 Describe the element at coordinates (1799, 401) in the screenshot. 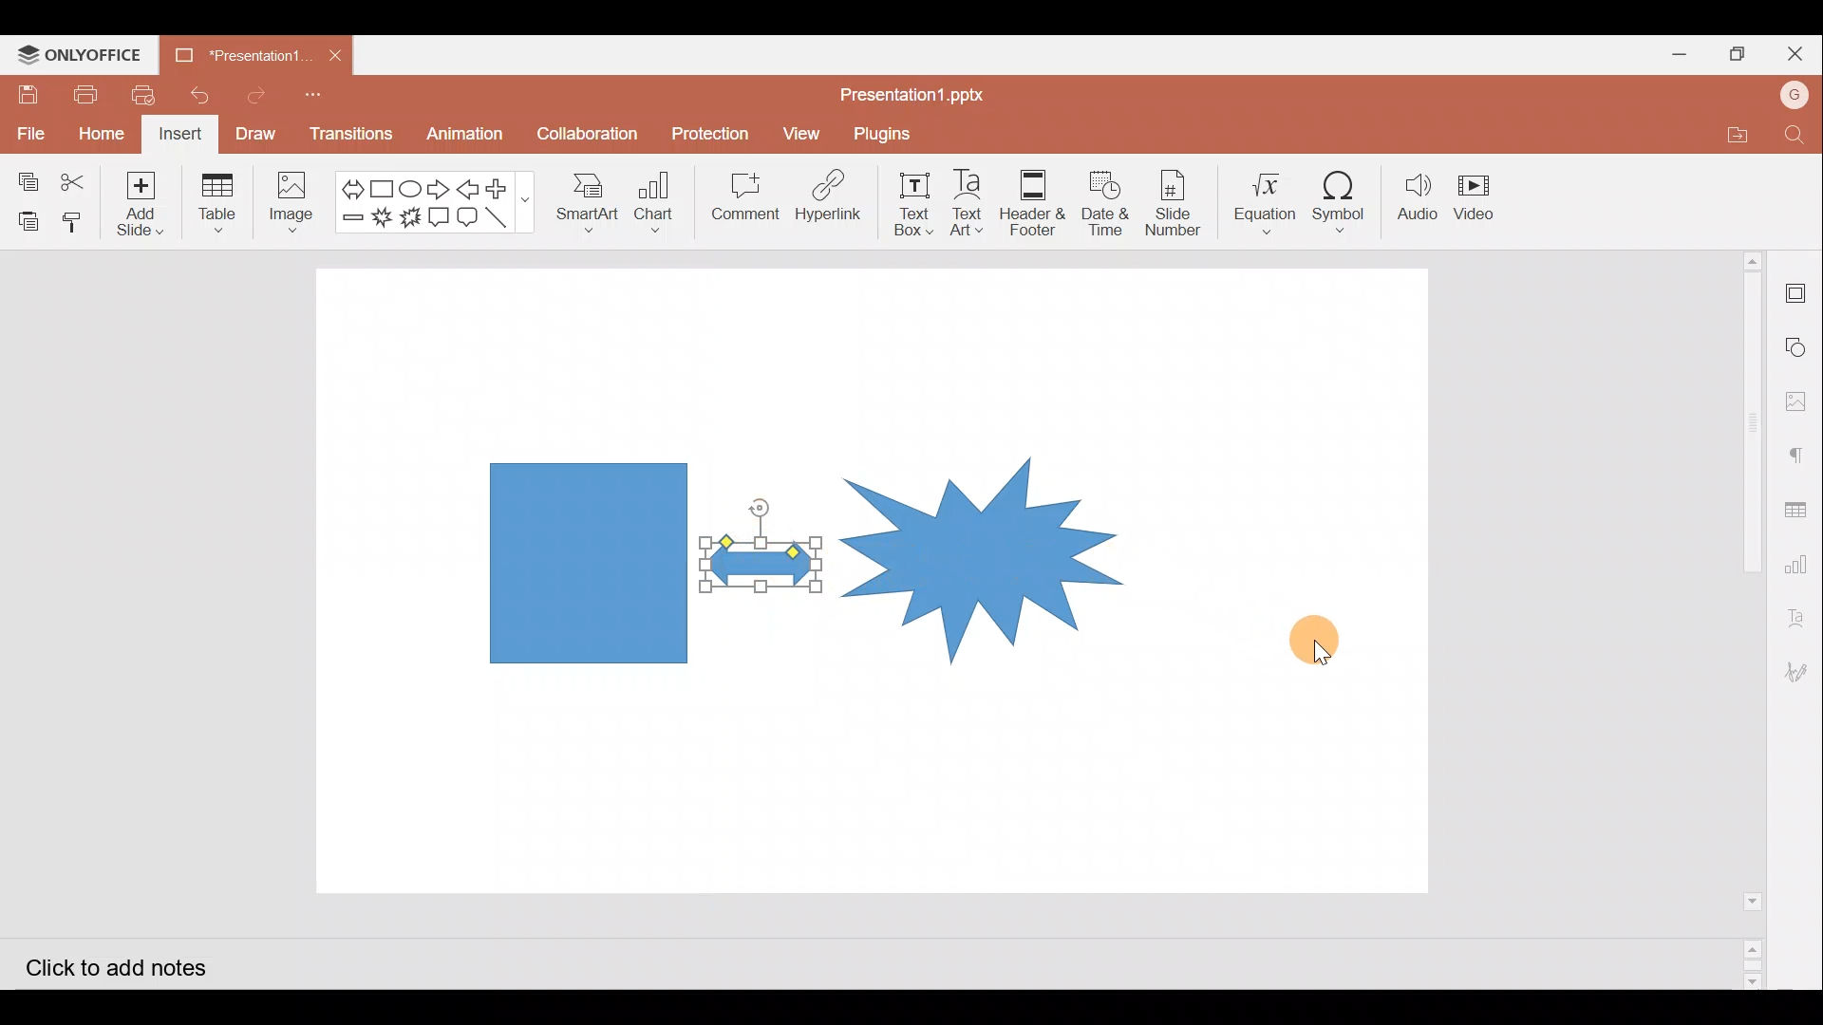

I see `Image settings` at that location.